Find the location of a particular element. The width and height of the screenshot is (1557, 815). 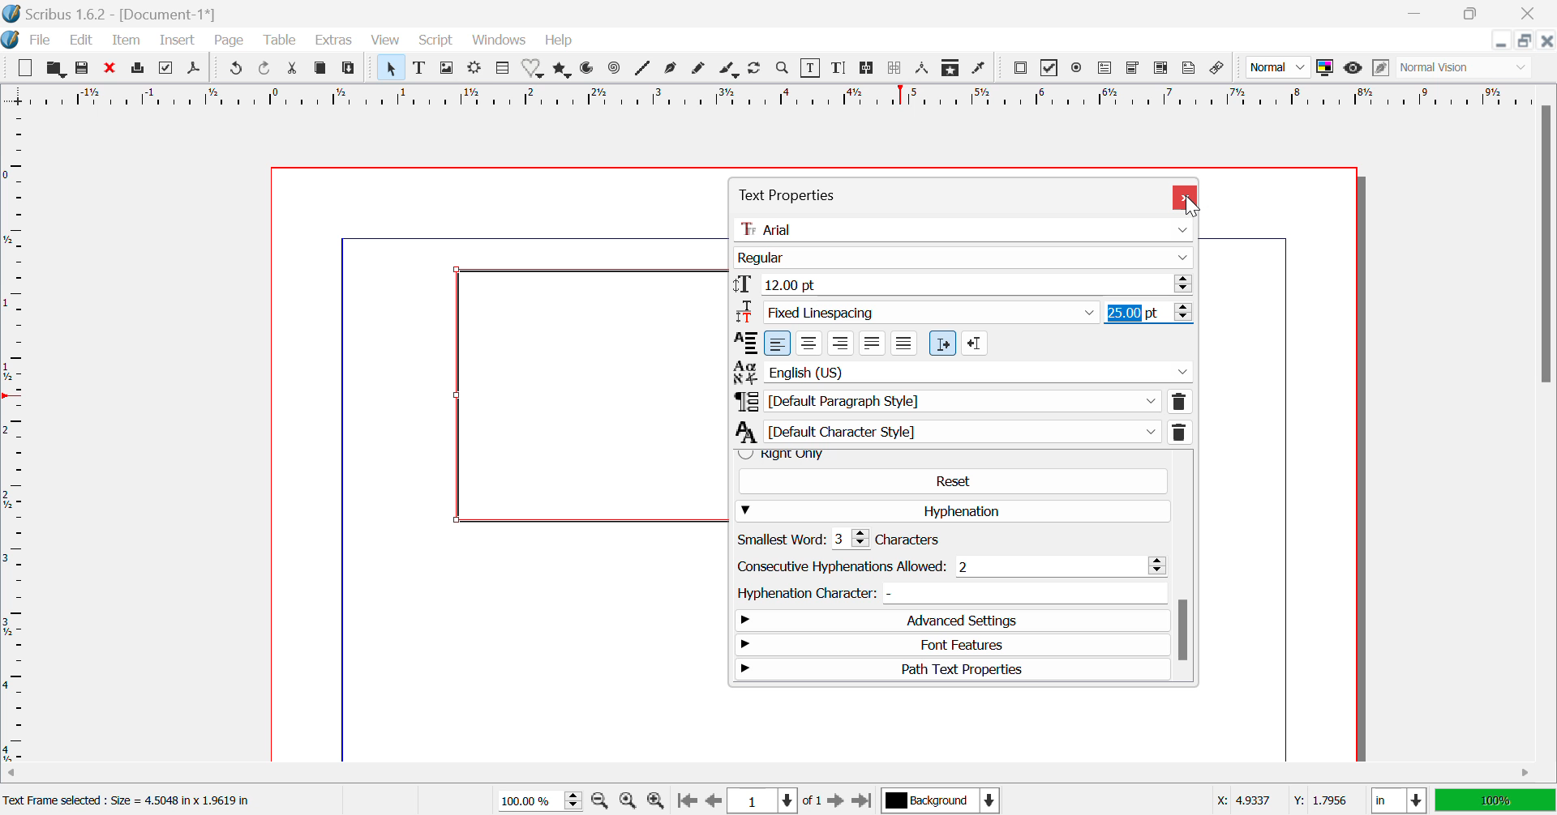

Render Frame is located at coordinates (477, 68).